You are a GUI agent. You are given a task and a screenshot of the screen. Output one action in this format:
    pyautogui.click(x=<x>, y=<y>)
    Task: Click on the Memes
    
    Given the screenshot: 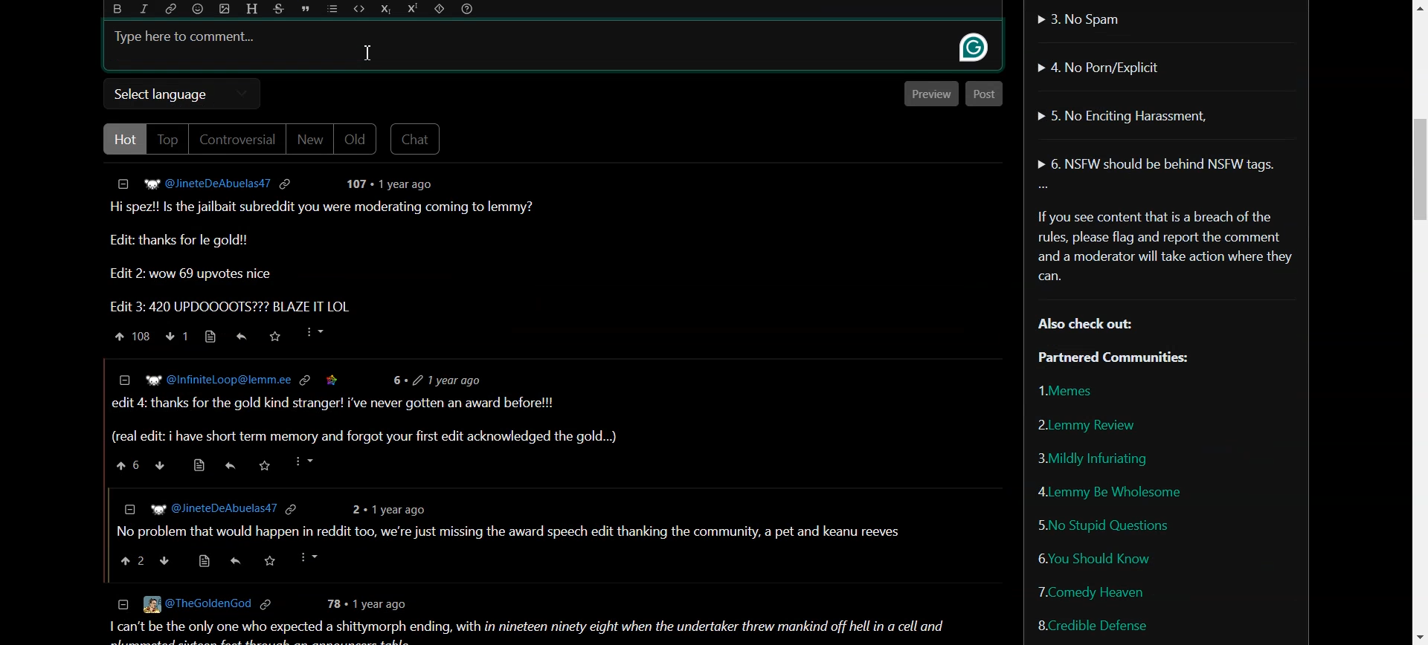 What is the action you would take?
    pyautogui.click(x=1070, y=390)
    